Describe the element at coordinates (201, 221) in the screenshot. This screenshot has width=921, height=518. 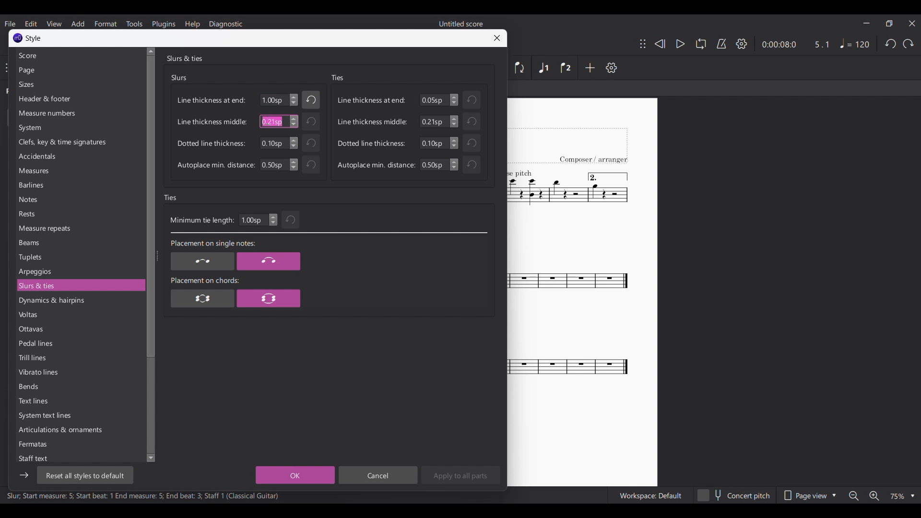
I see `Minimum tie length` at that location.